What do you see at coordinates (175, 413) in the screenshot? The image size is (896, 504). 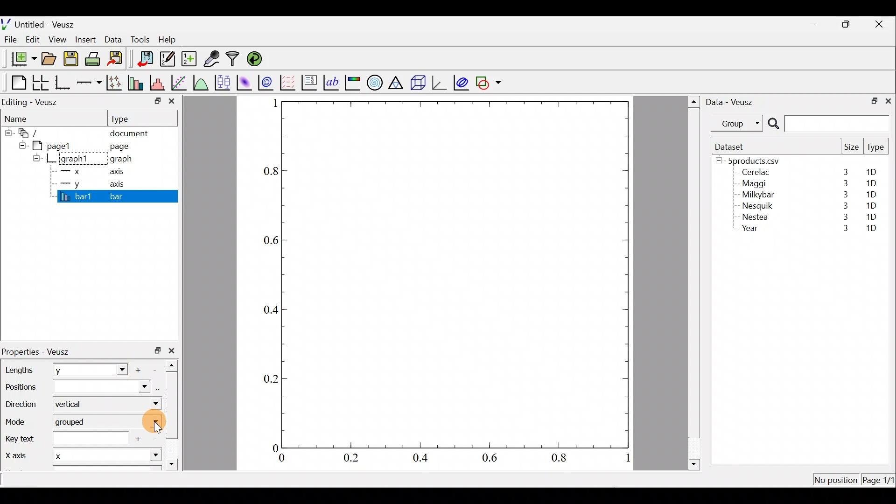 I see `scroll bar` at bounding box center [175, 413].